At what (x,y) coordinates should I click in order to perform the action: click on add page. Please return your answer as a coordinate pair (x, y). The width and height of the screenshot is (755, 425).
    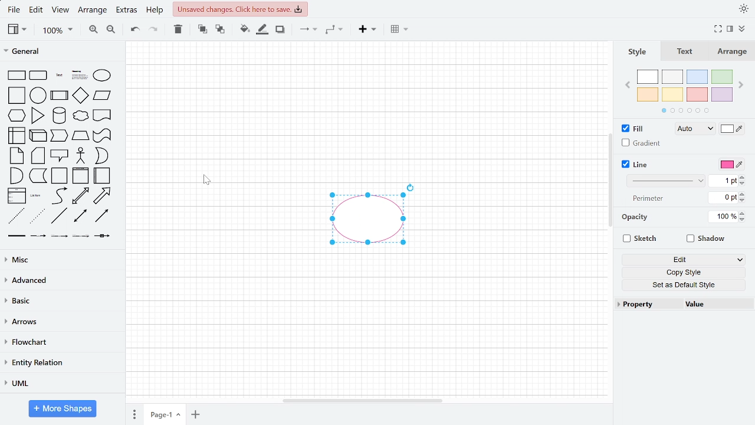
    Looking at the image, I should click on (197, 415).